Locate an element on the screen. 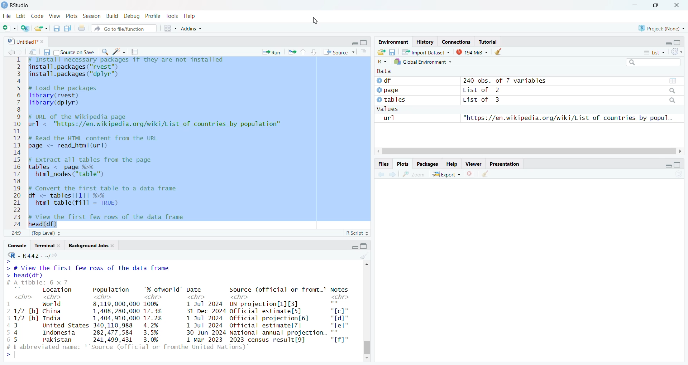 Image resolution: width=688 pixels, height=365 pixels. open folder is located at coordinates (382, 52).